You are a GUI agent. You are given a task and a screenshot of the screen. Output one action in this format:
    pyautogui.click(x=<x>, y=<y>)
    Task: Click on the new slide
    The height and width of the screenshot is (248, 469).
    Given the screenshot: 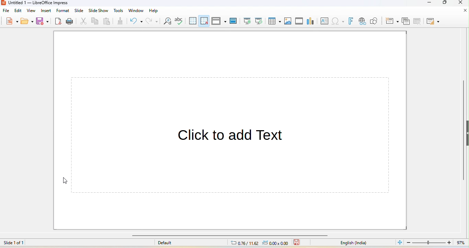 What is the action you would take?
    pyautogui.click(x=393, y=21)
    